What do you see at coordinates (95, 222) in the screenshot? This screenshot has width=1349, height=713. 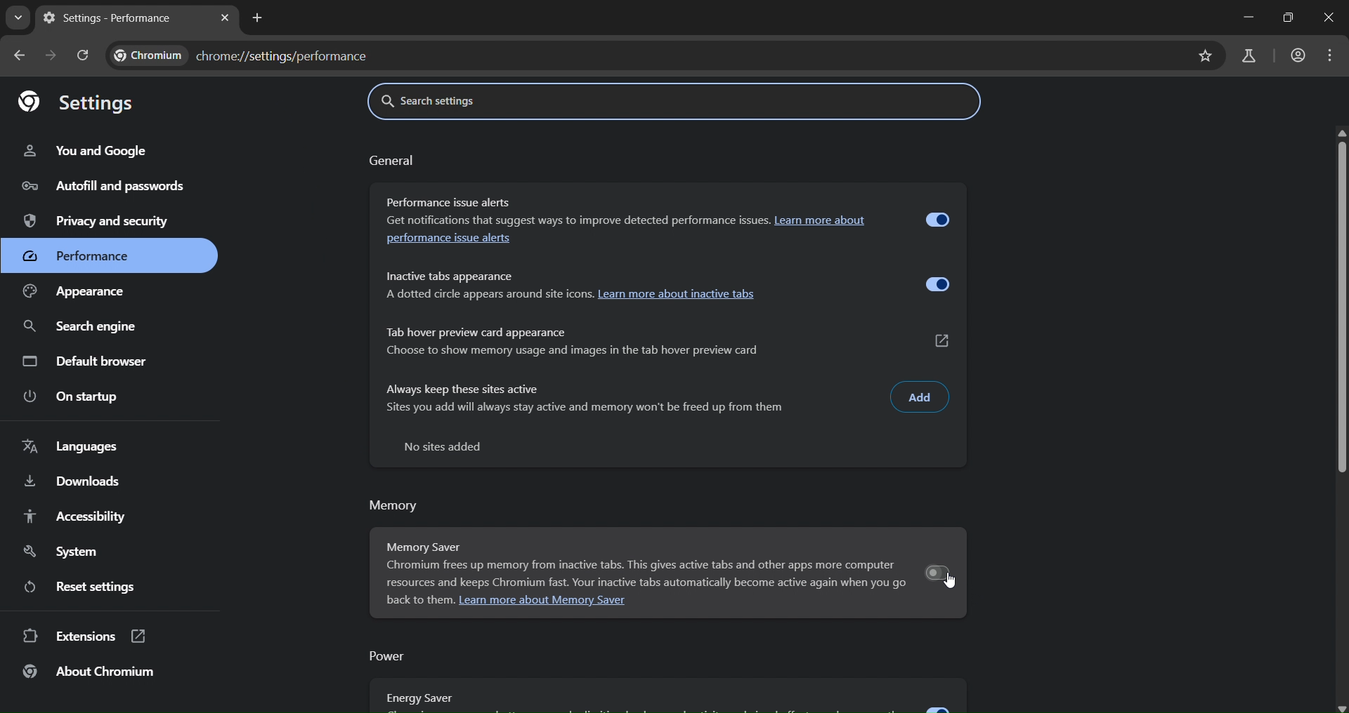 I see `Privacy and security` at bounding box center [95, 222].